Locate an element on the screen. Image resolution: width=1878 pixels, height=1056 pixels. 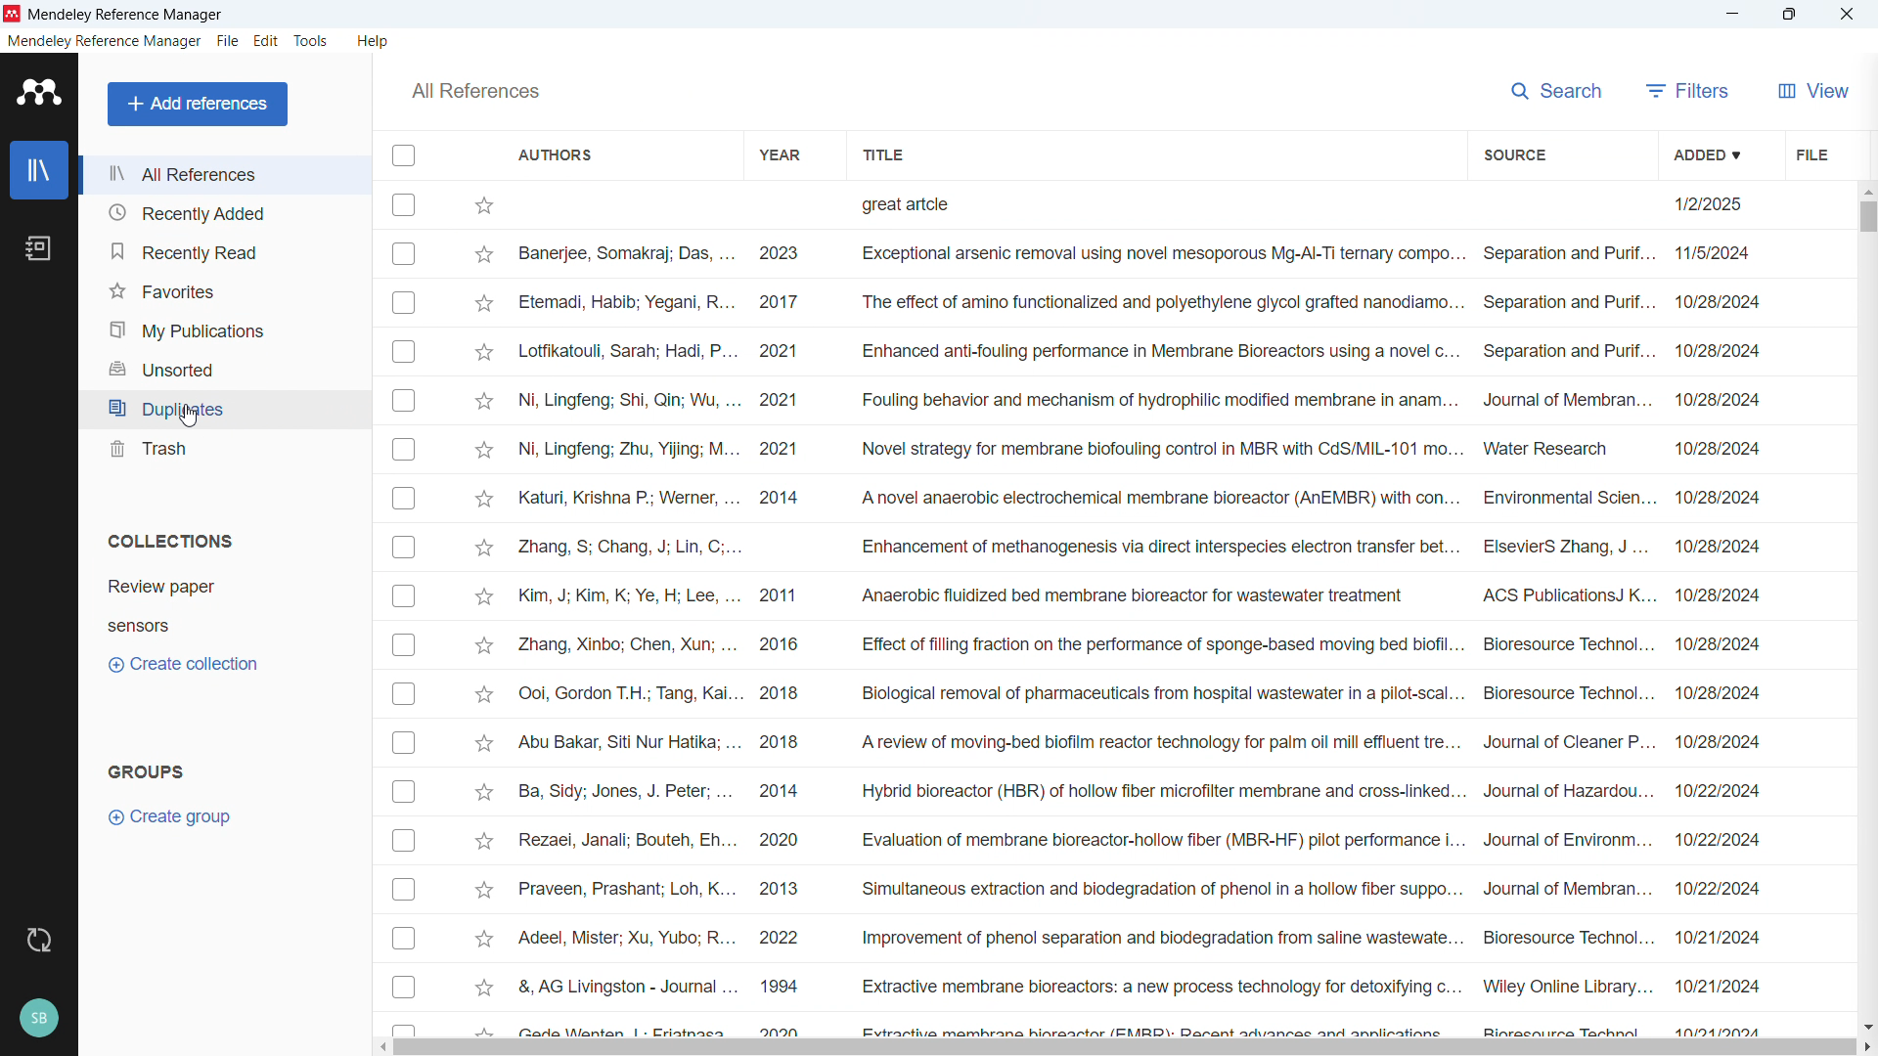
view  is located at coordinates (1813, 90).